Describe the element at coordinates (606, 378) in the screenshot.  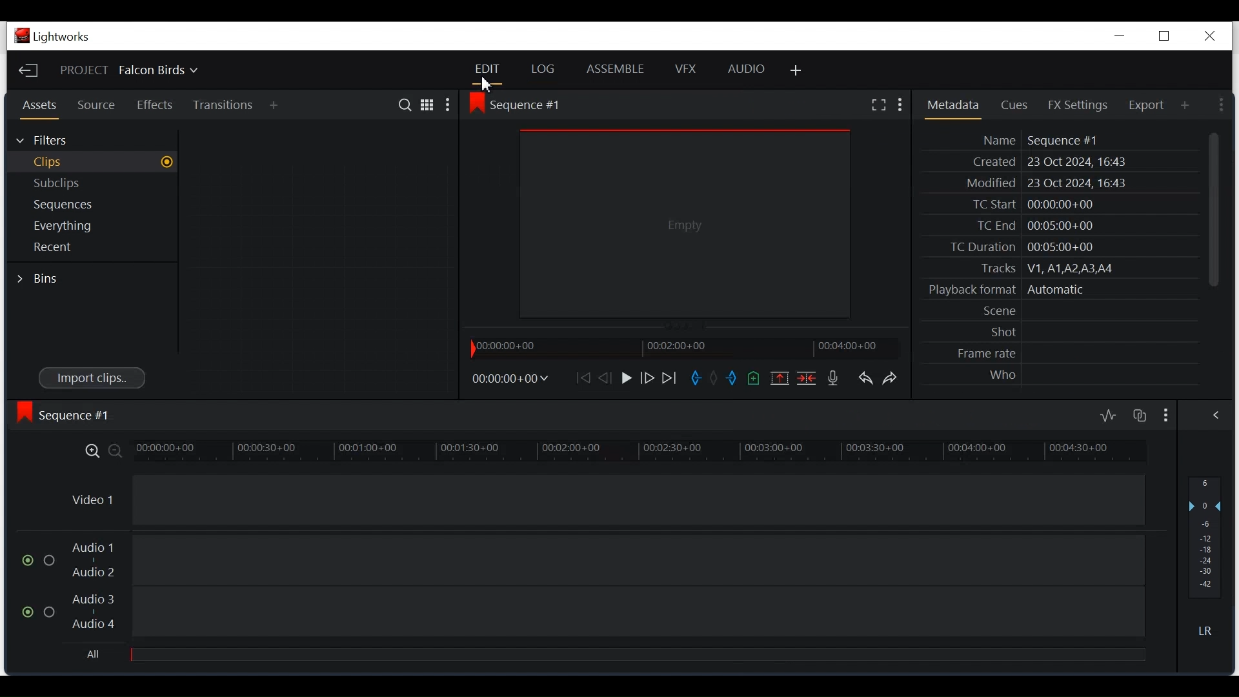
I see `Nudge one frame back` at that location.